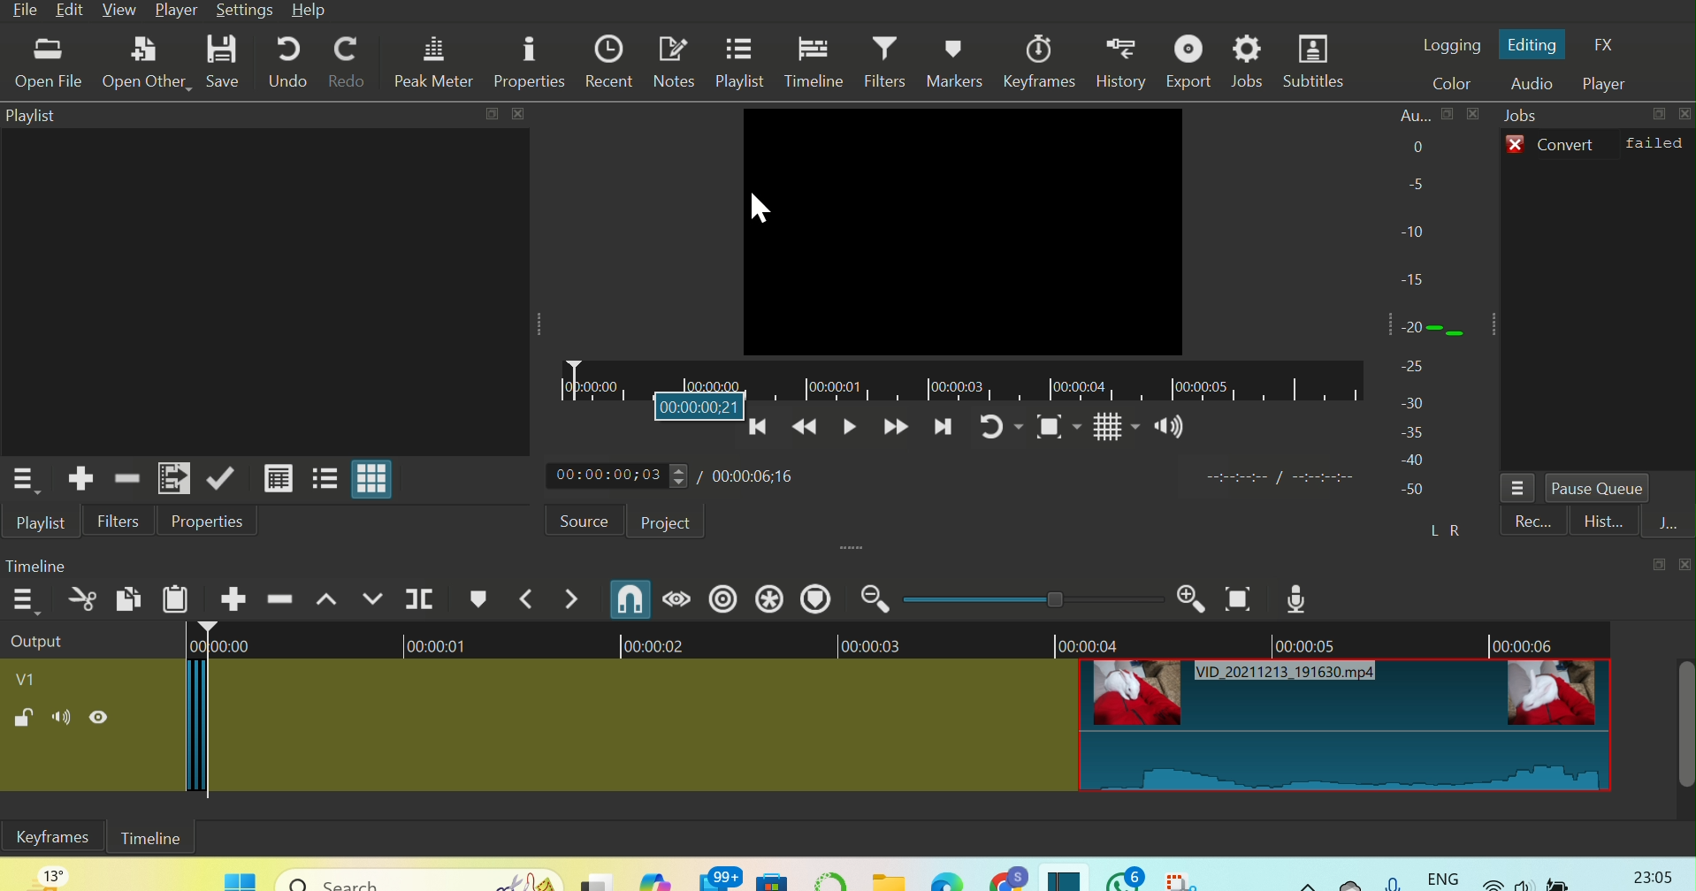  Describe the element at coordinates (1452, 47) in the screenshot. I see `Logging` at that location.